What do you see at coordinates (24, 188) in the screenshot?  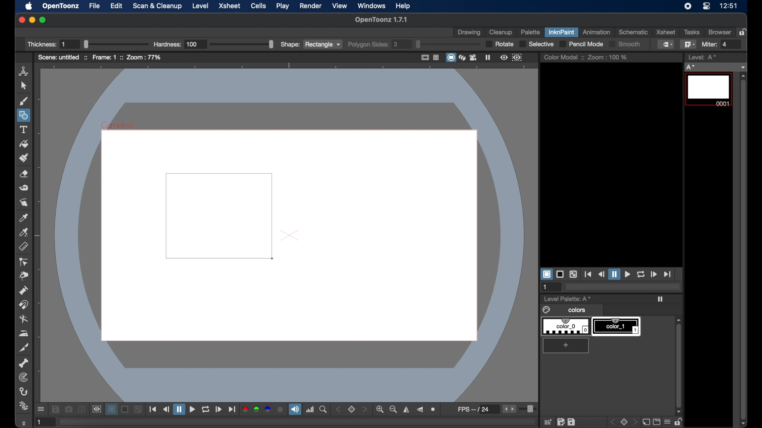 I see `tape tool` at bounding box center [24, 188].